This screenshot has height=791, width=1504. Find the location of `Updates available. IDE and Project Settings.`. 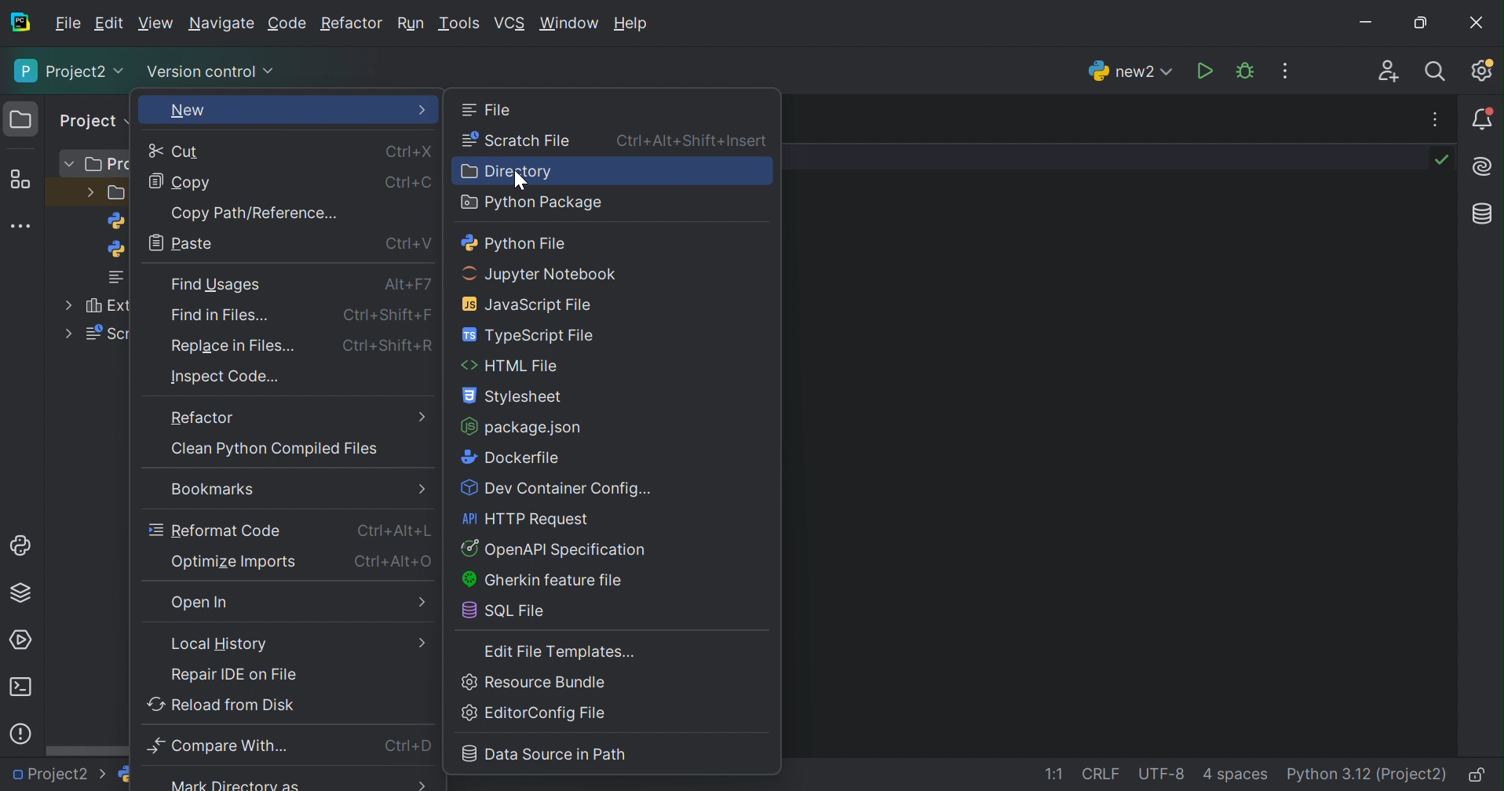

Updates available. IDE and Project Settings. is located at coordinates (1484, 71).